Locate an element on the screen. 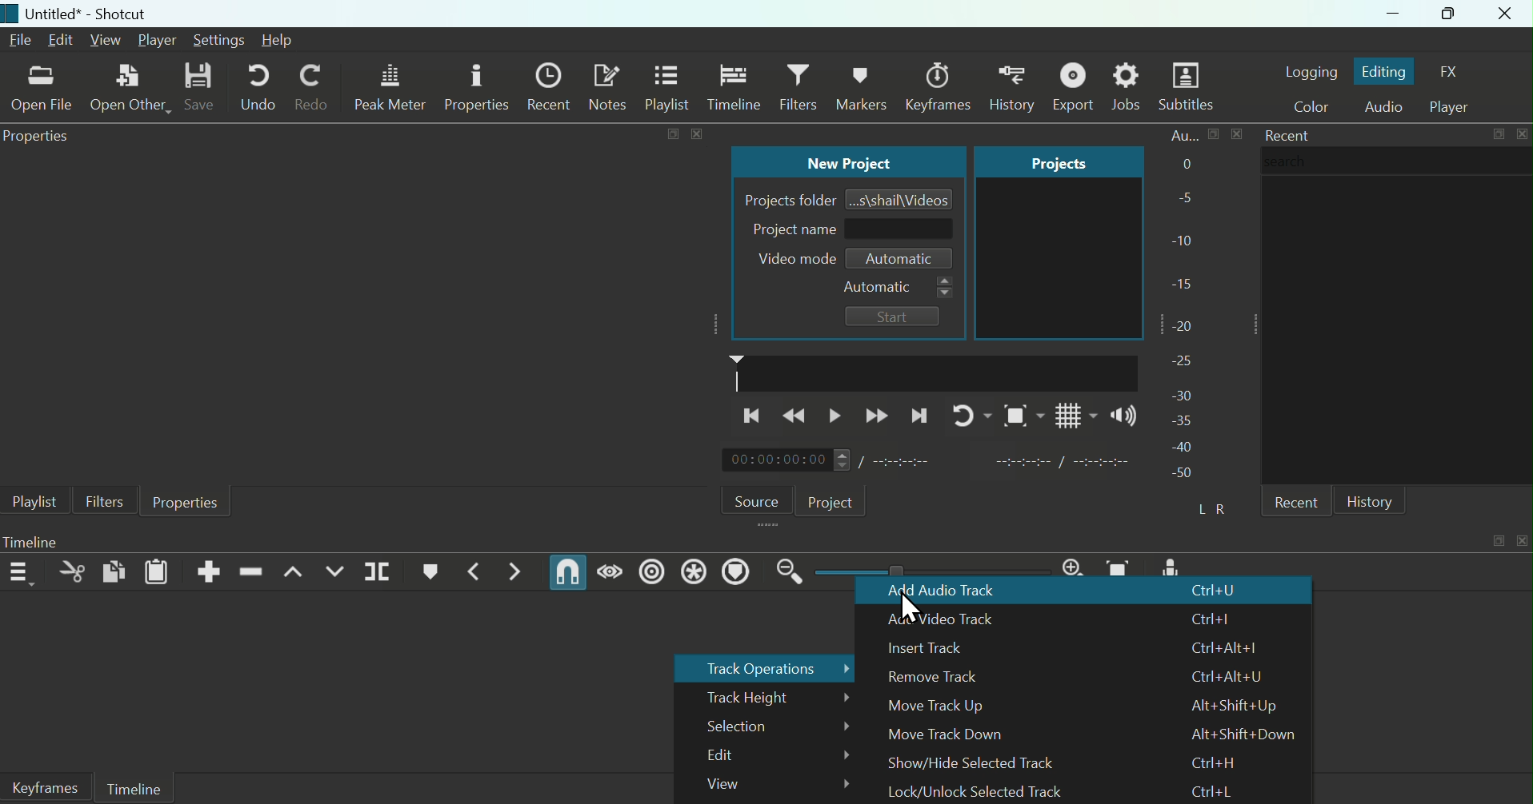  New Project is located at coordinates (844, 162).